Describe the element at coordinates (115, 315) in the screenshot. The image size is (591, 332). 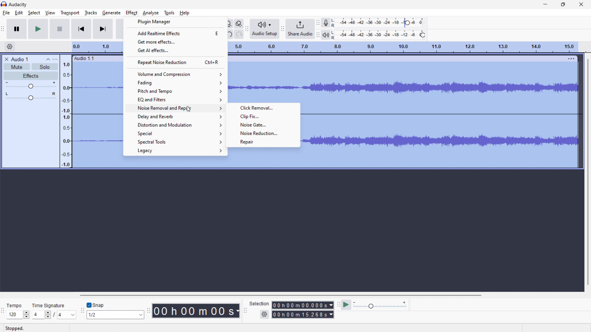
I see `select snapping` at that location.